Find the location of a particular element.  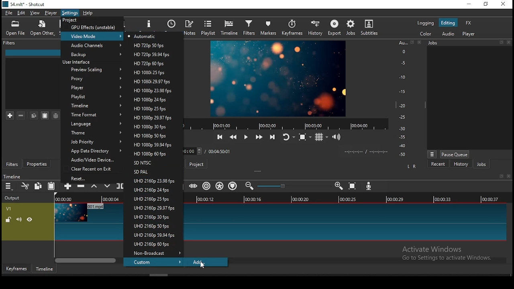

audio/video device is located at coordinates (90, 161).